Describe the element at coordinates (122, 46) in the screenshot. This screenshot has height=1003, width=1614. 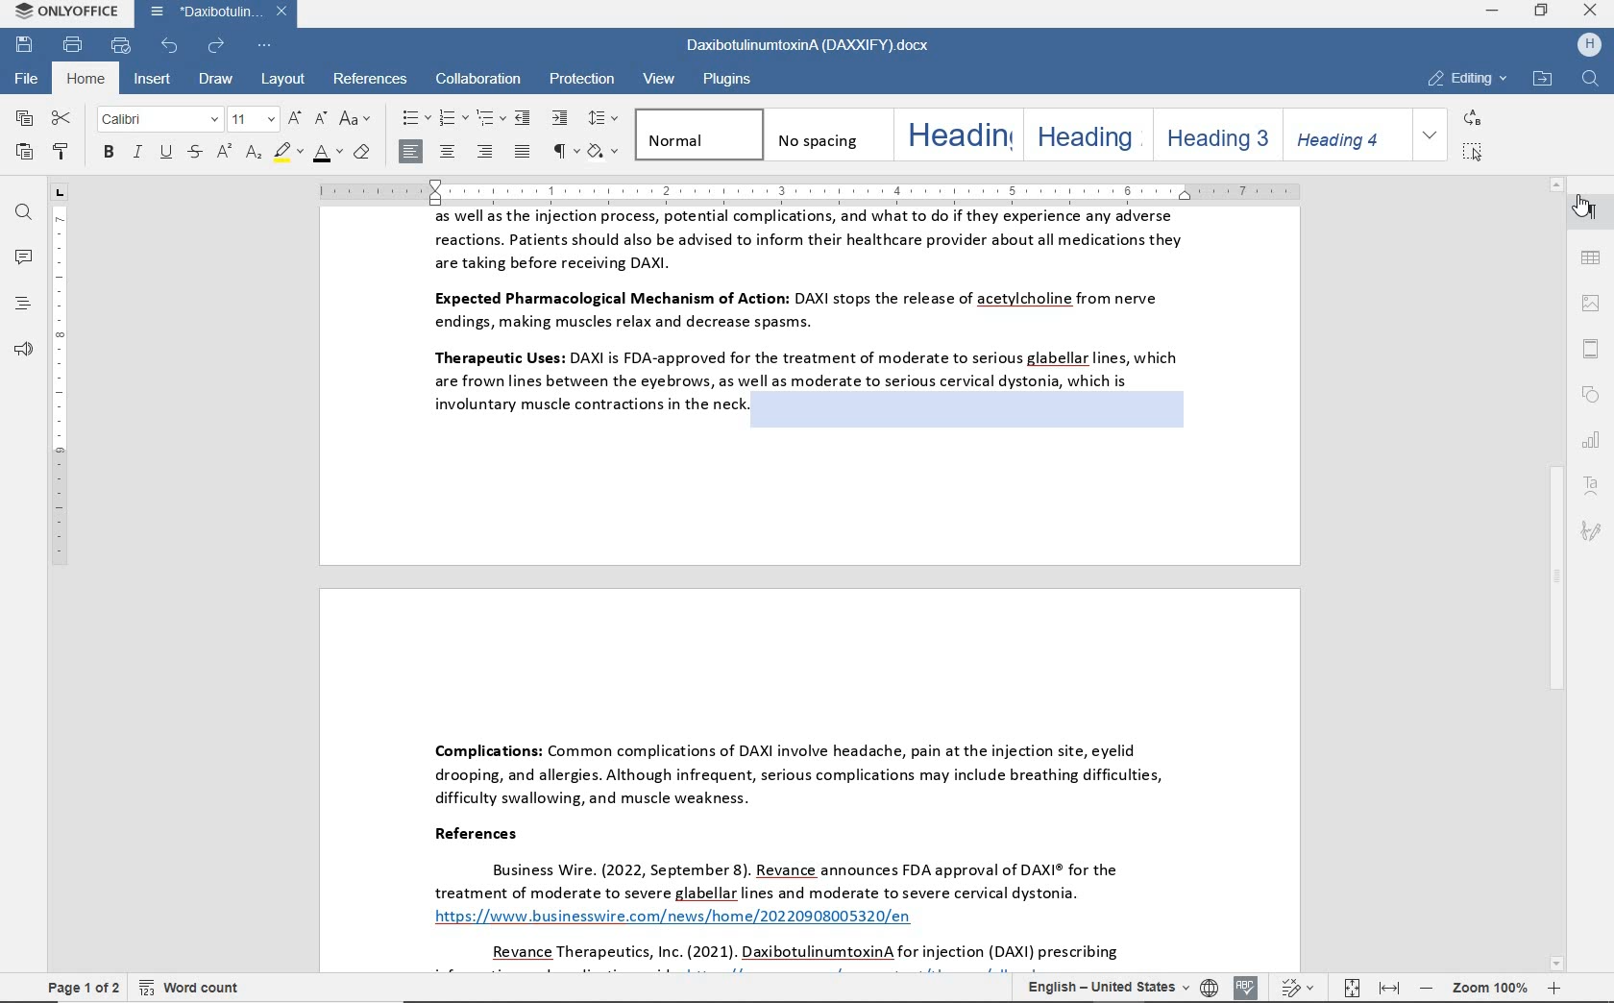
I see `quick print` at that location.